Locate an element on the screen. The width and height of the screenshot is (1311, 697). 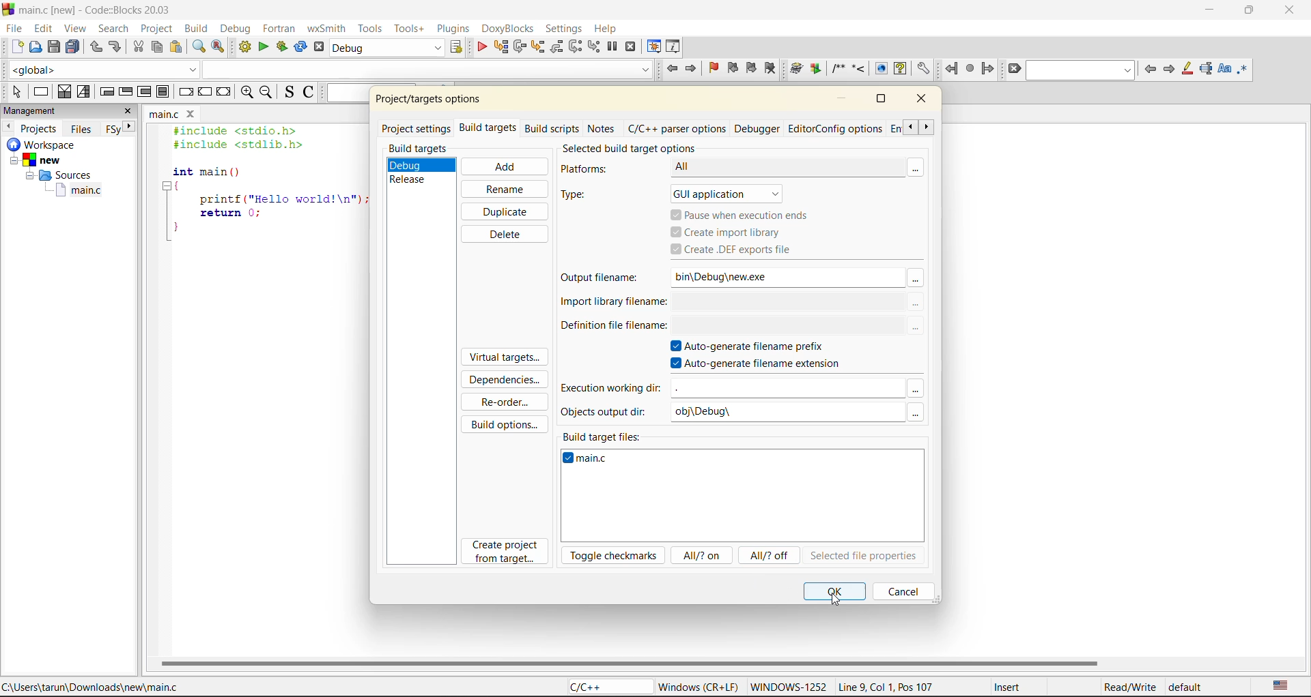
all/?off is located at coordinates (767, 554).